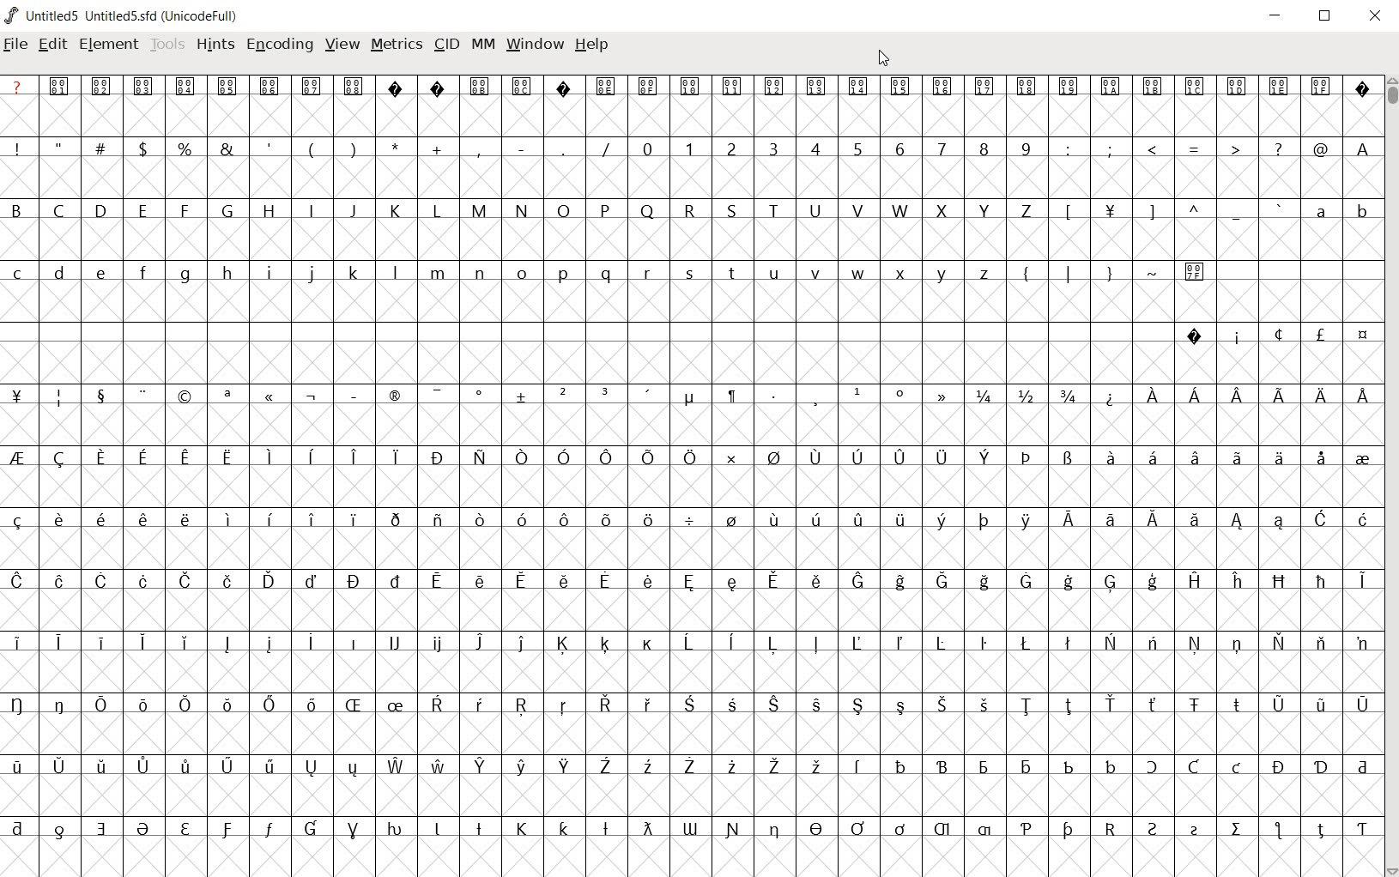  Describe the element at coordinates (943, 273) in the screenshot. I see `y` at that location.